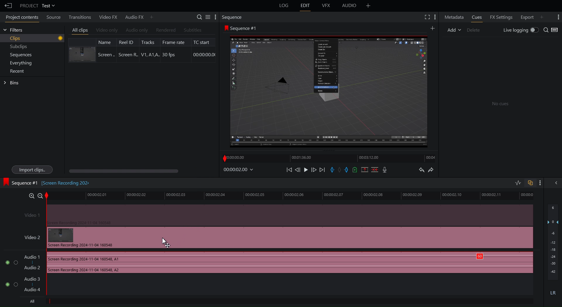  Describe the element at coordinates (207, 17) in the screenshot. I see `Settings` at that location.